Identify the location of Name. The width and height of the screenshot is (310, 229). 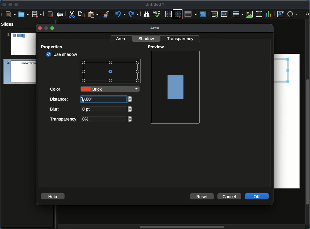
(155, 5).